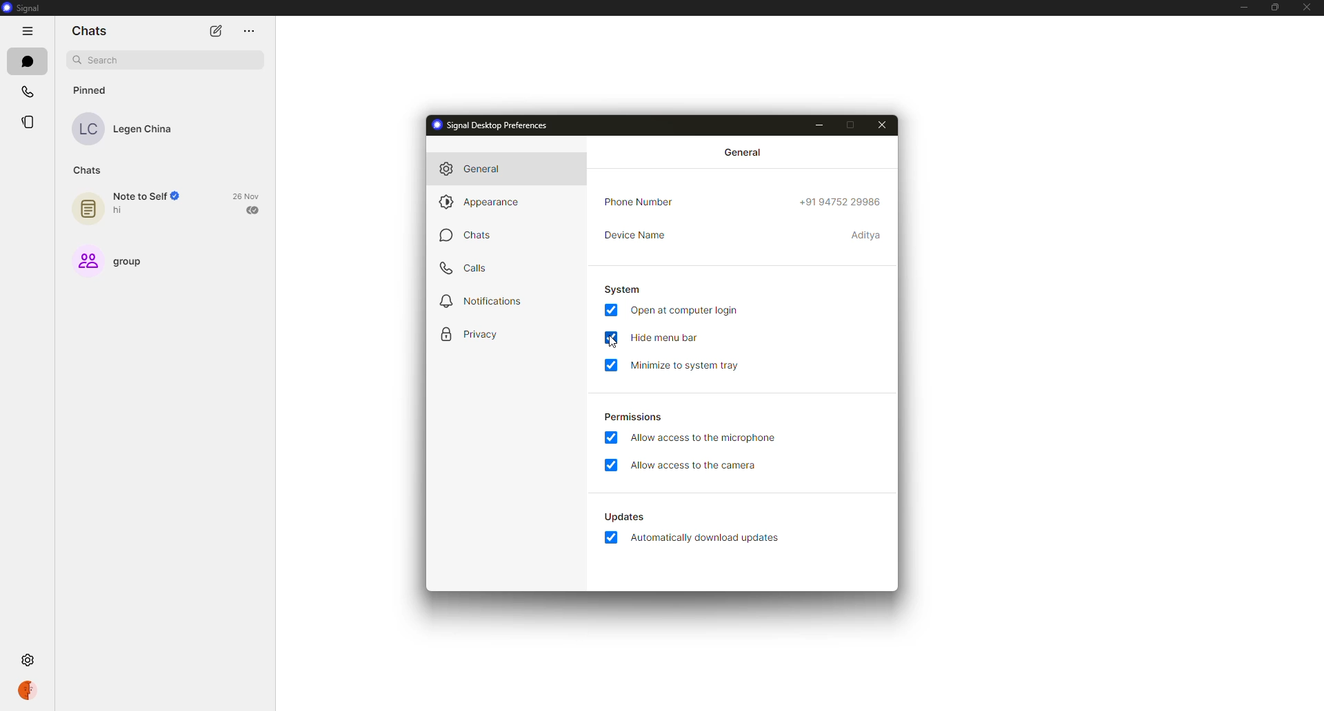  Describe the element at coordinates (88, 32) in the screenshot. I see `chats` at that location.